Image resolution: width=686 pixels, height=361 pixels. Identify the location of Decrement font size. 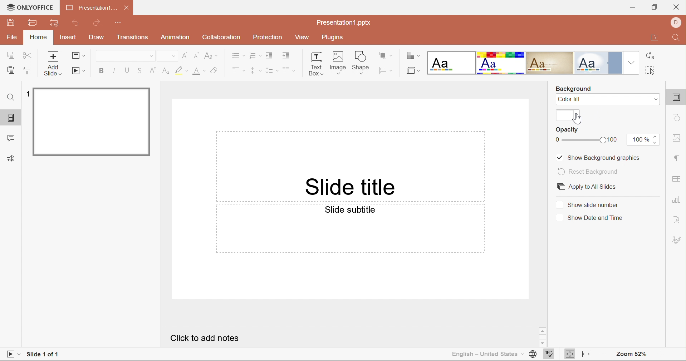
(196, 55).